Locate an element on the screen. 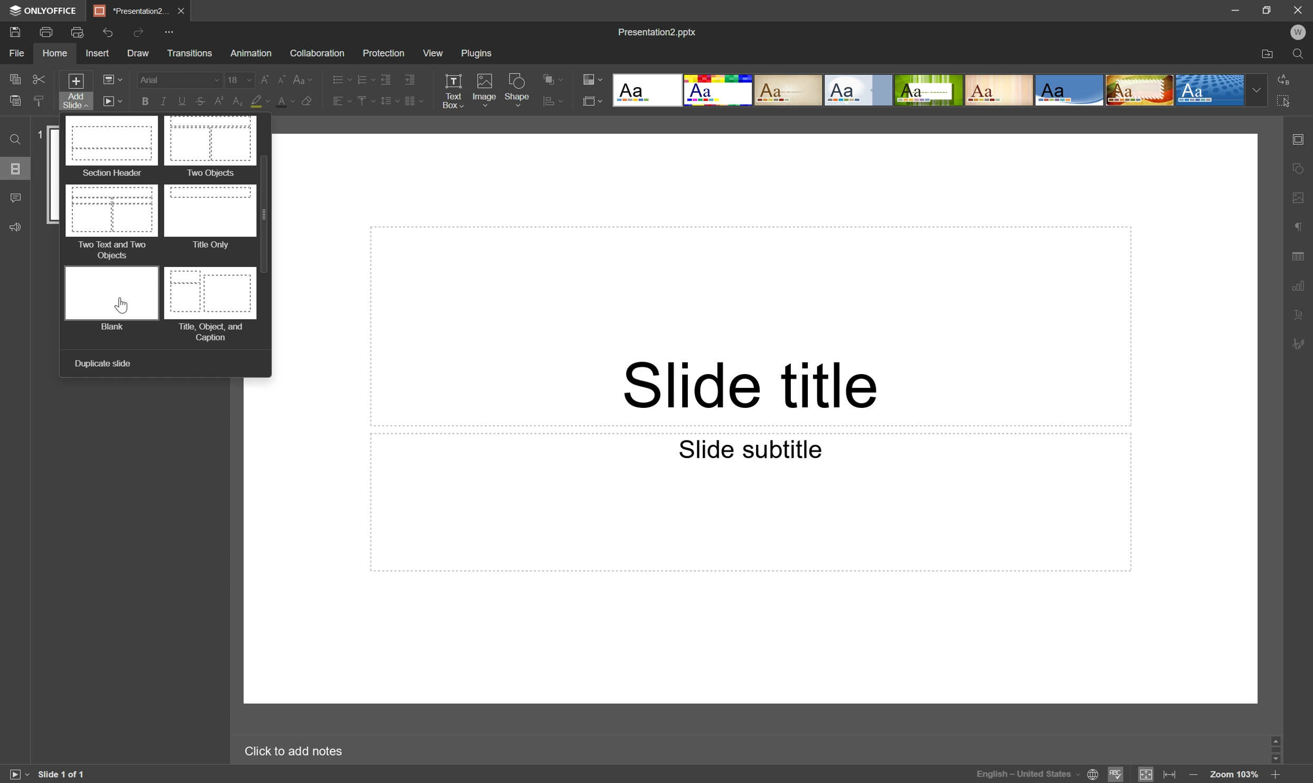 This screenshot has height=783, width=1313. Paste style is located at coordinates (38, 102).